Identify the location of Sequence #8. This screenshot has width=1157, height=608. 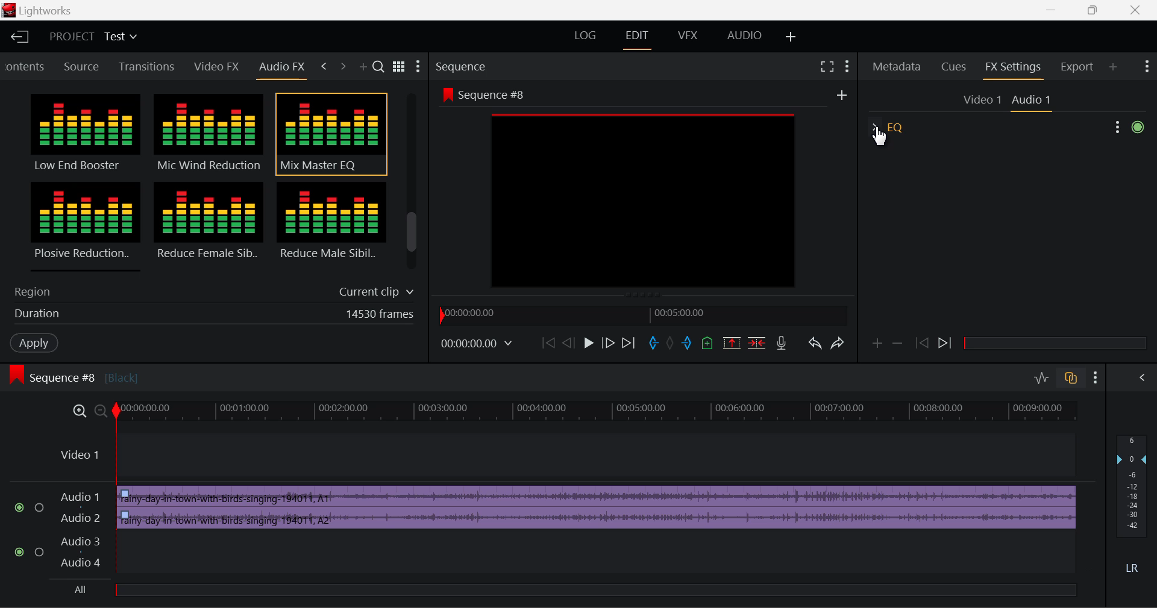
(93, 372).